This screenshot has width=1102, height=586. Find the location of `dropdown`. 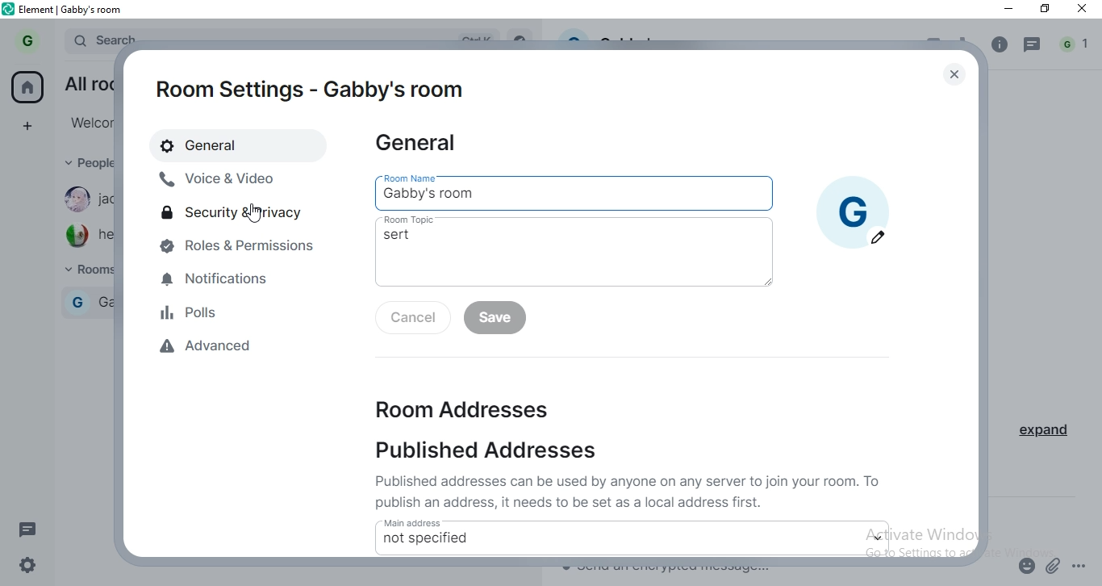

dropdown is located at coordinates (876, 539).